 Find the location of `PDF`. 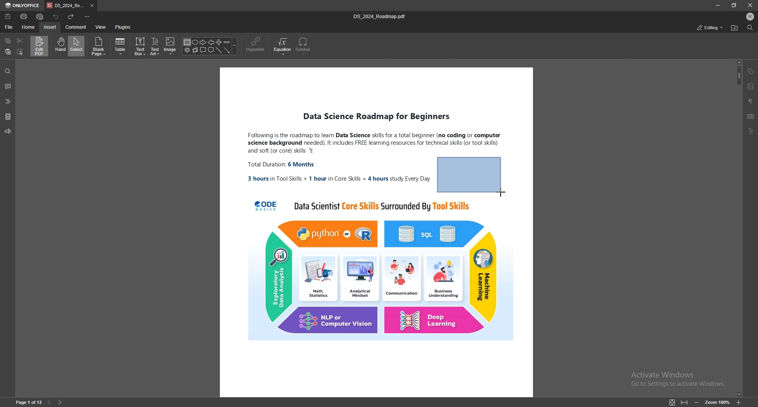

PDF is located at coordinates (471, 112).